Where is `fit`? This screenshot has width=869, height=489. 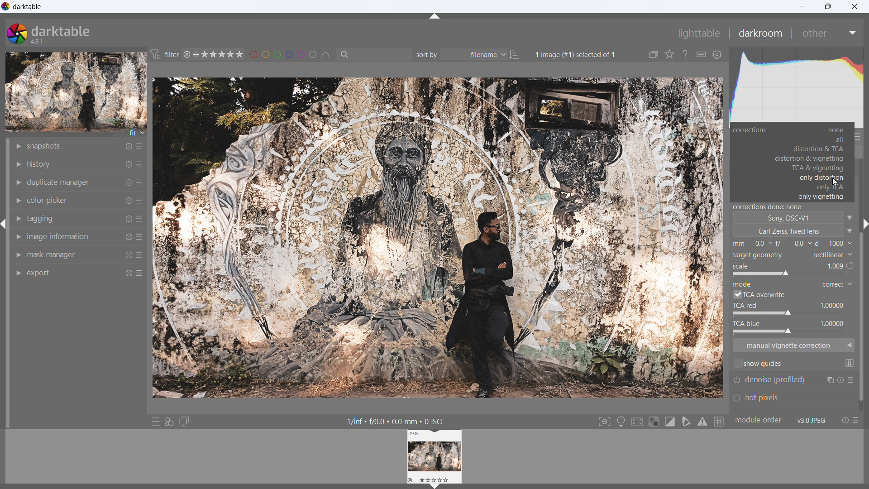 fit is located at coordinates (136, 133).